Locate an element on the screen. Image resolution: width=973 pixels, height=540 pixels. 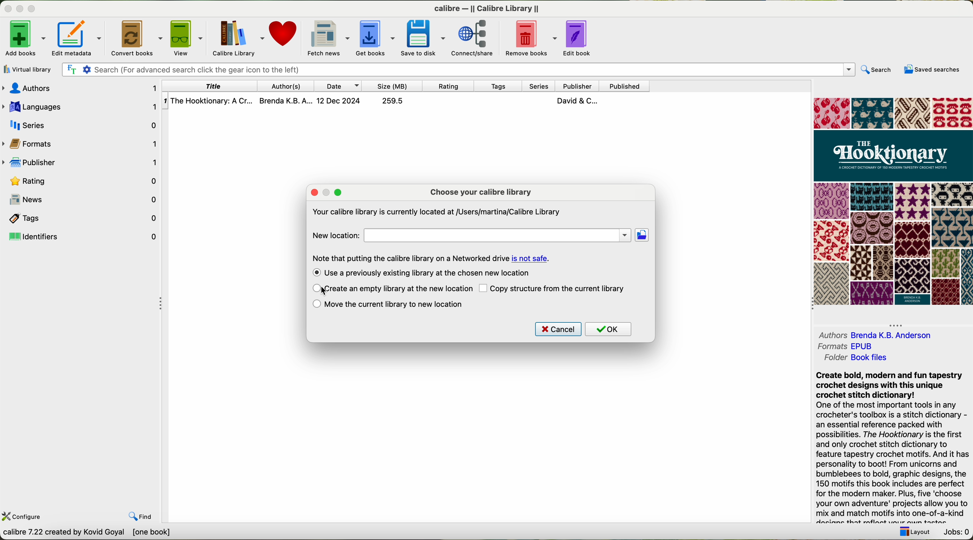
close popup is located at coordinates (313, 192).